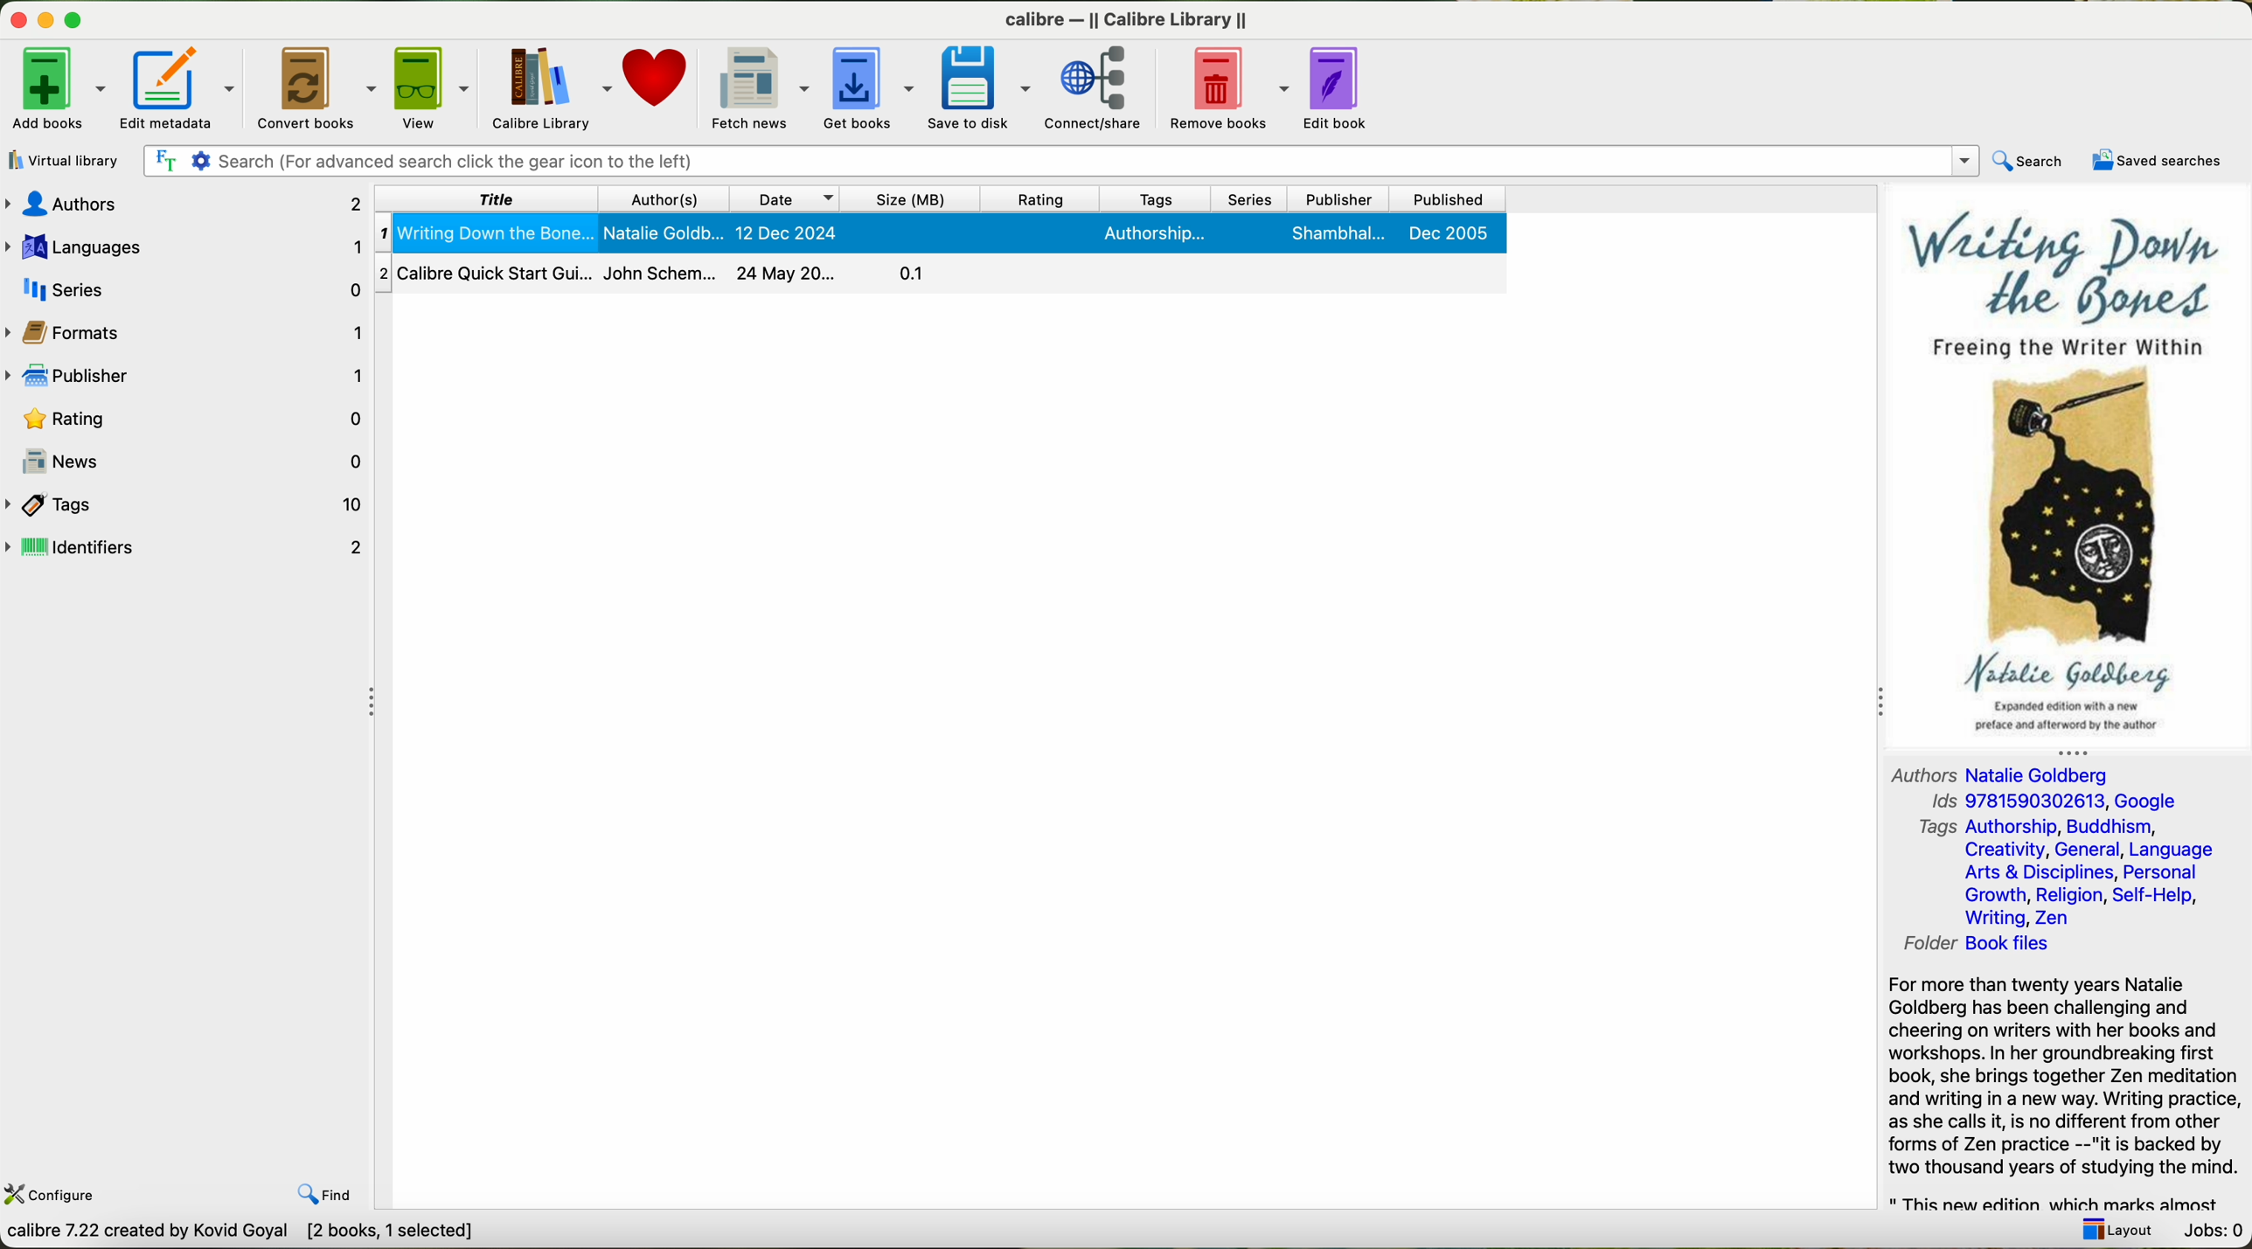 The width and height of the screenshot is (2252, 1249). What do you see at coordinates (658, 198) in the screenshot?
I see `authors` at bounding box center [658, 198].